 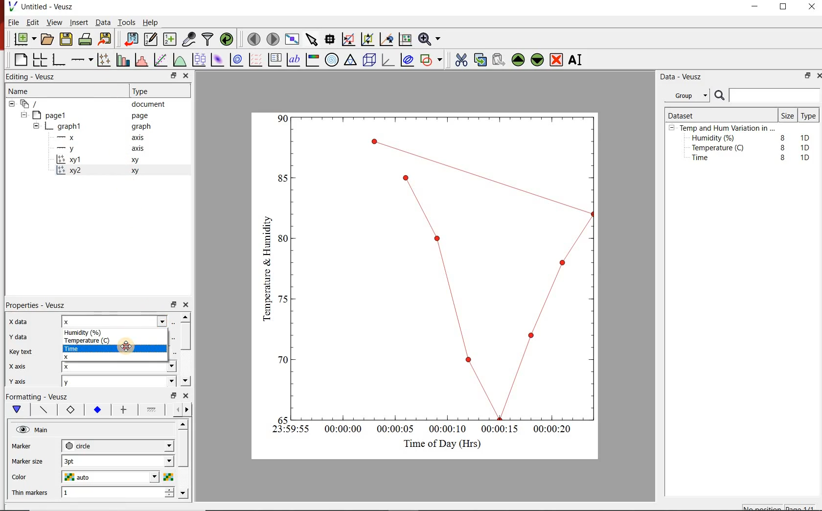 I want to click on axis, so click(x=141, y=139).